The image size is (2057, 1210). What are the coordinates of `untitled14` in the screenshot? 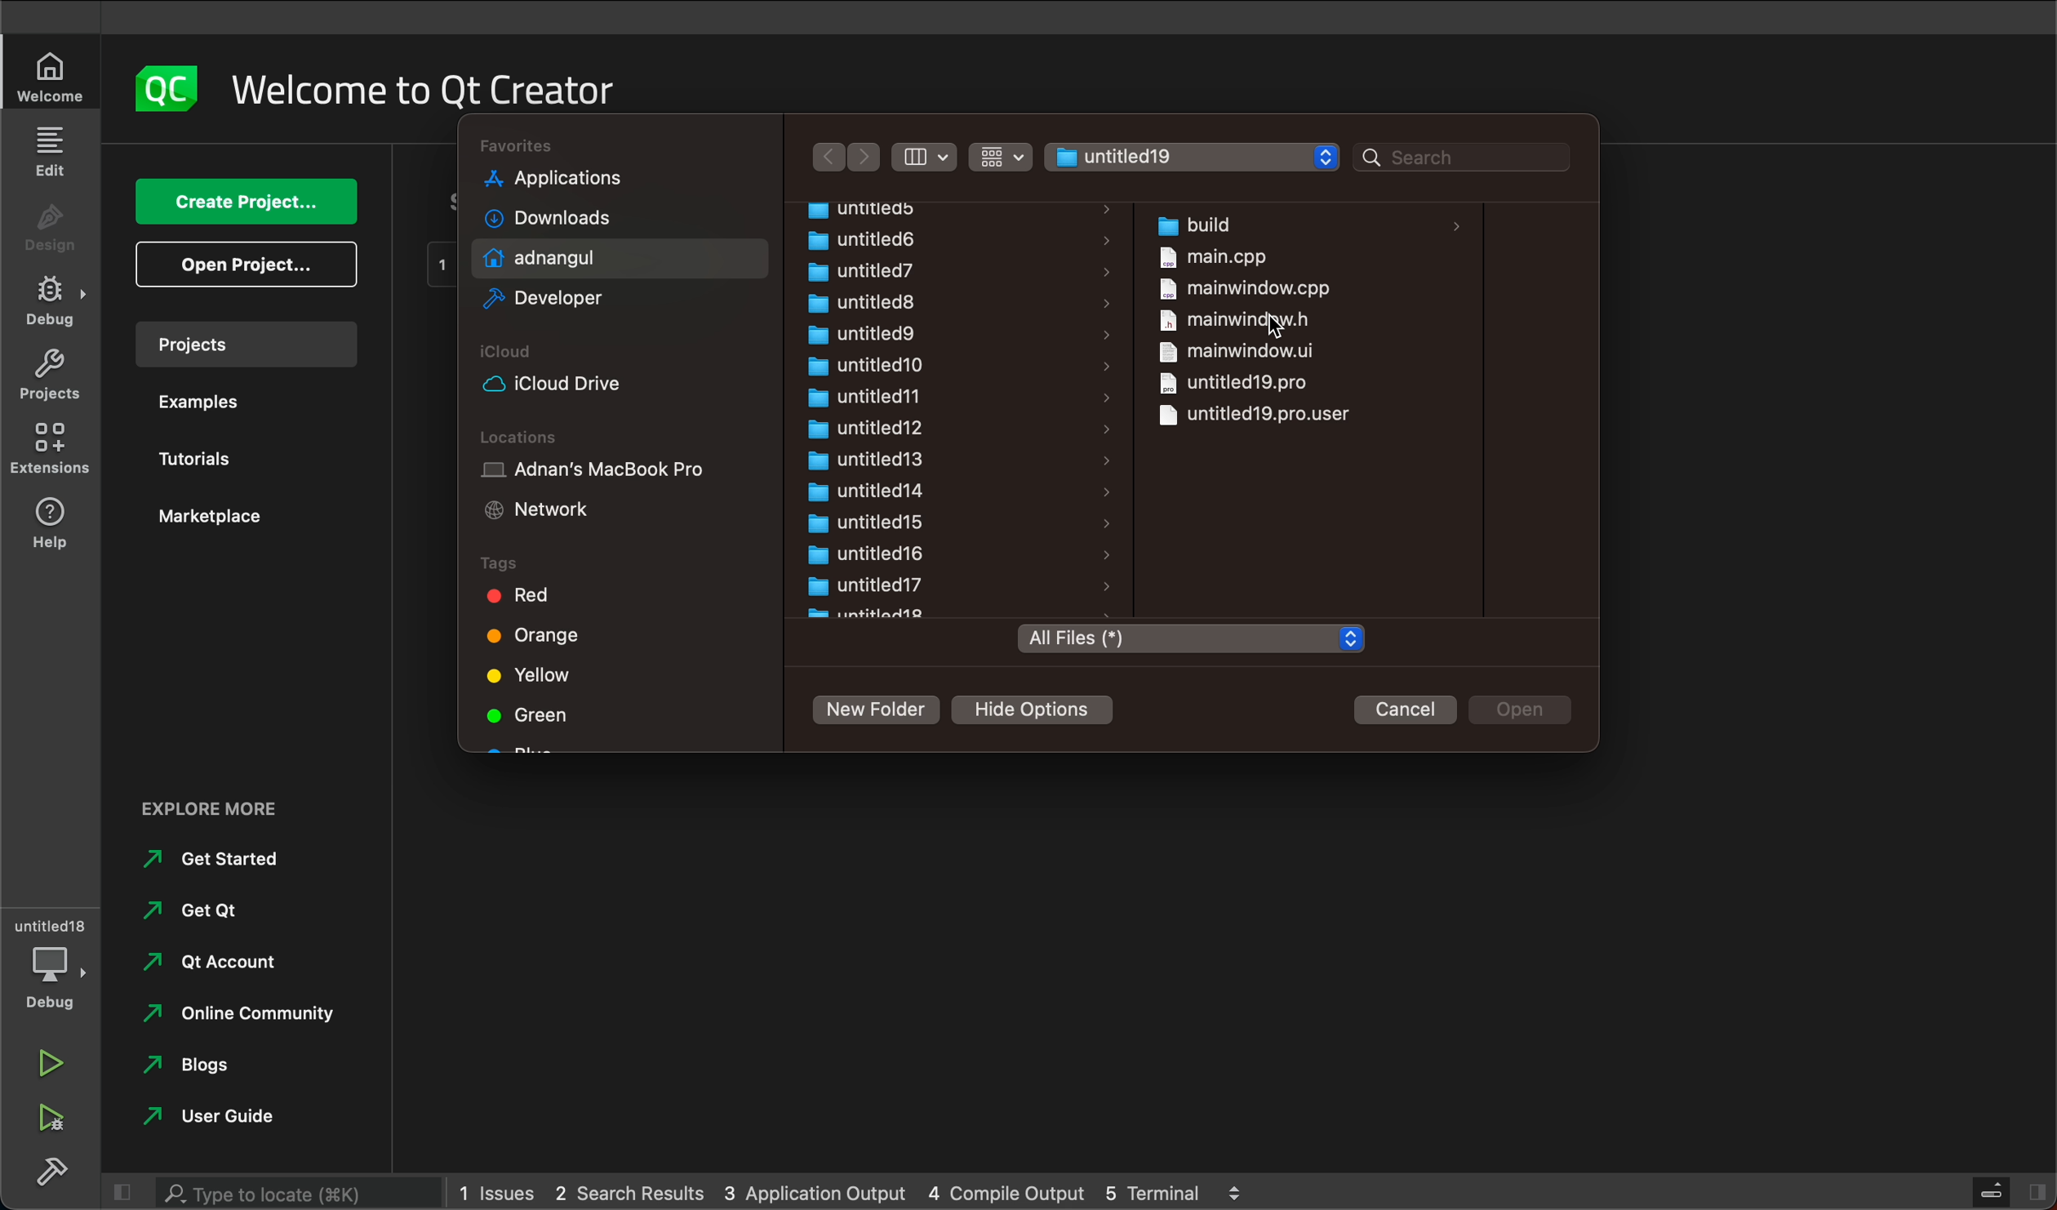 It's located at (863, 491).